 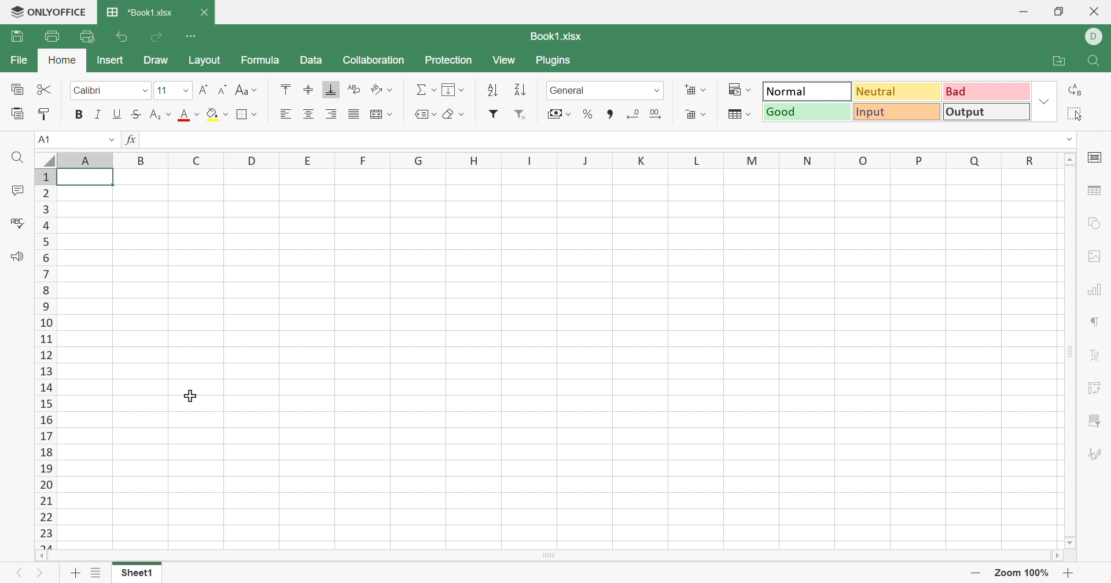 What do you see at coordinates (1097, 13) in the screenshot?
I see `Close` at bounding box center [1097, 13].